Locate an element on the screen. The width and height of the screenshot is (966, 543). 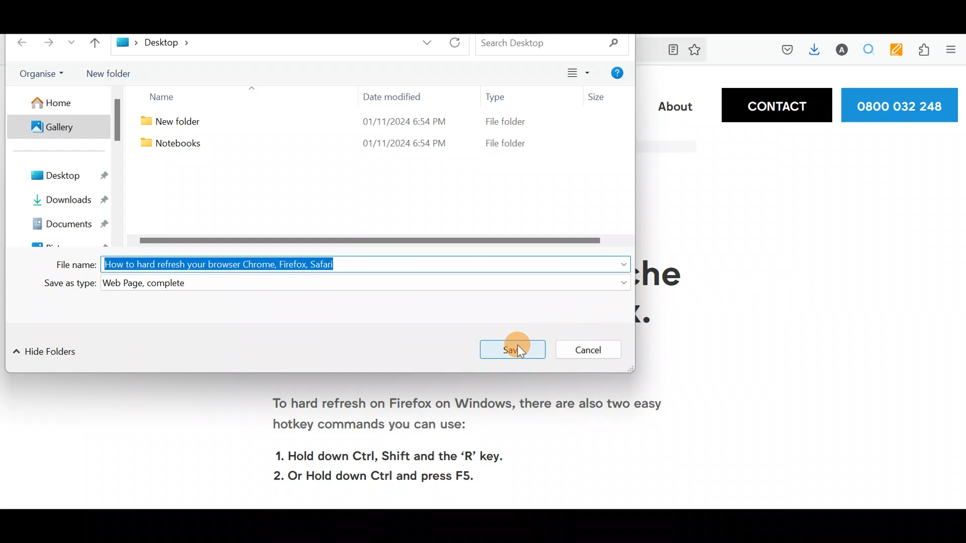
Desktop is located at coordinates (162, 43).